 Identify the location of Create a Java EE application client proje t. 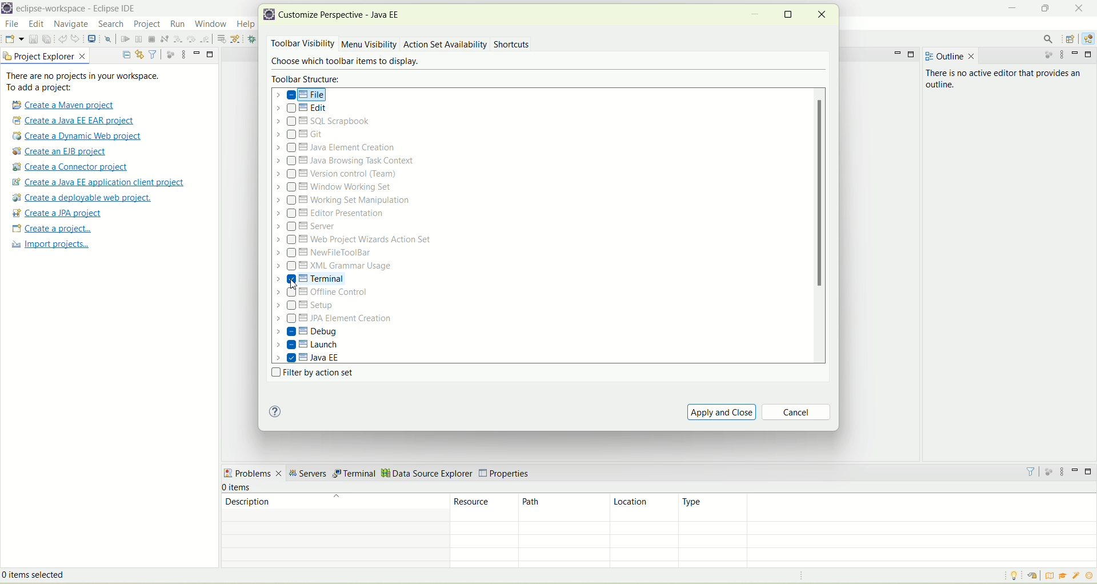
(101, 182).